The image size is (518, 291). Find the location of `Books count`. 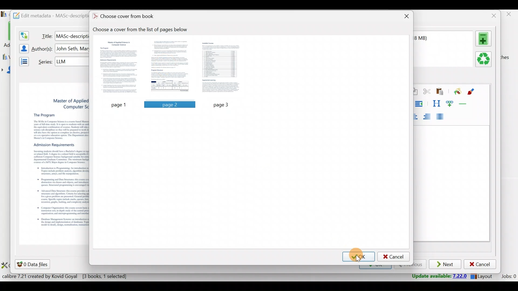

Books count is located at coordinates (66, 277).